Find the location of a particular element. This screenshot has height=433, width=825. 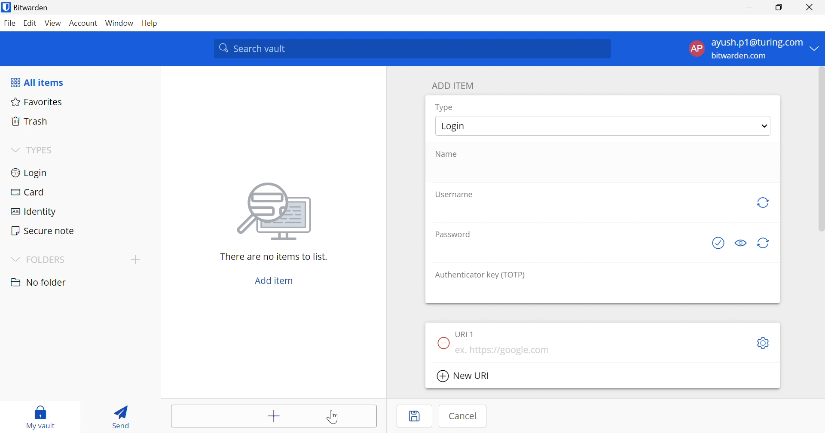

Add folder is located at coordinates (138, 259).